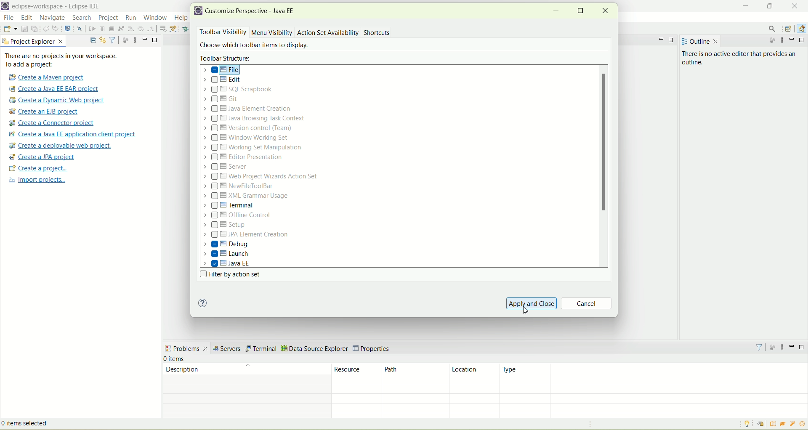 The height and width of the screenshot is (430, 808). What do you see at coordinates (242, 205) in the screenshot?
I see `terminal` at bounding box center [242, 205].